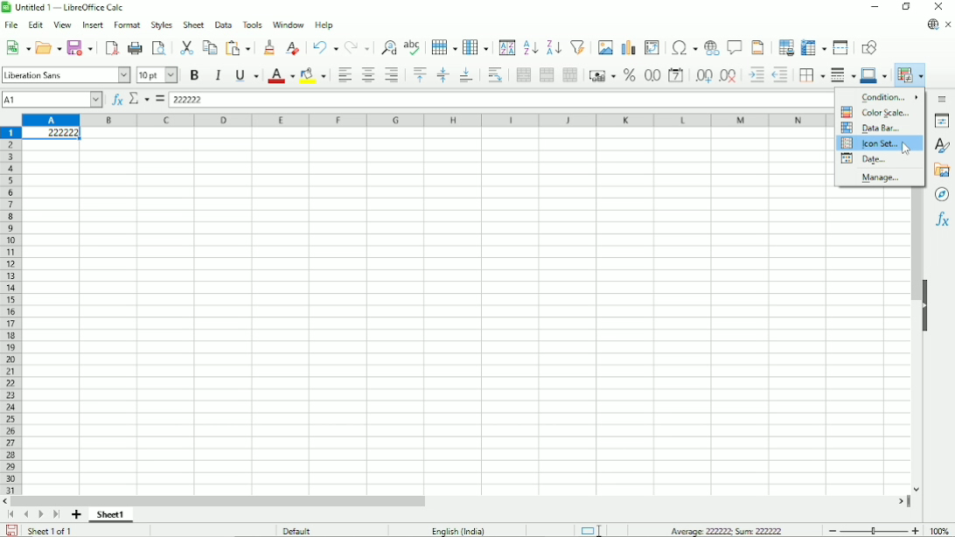 The height and width of the screenshot is (537, 955). Describe the element at coordinates (160, 99) in the screenshot. I see `Formula` at that location.